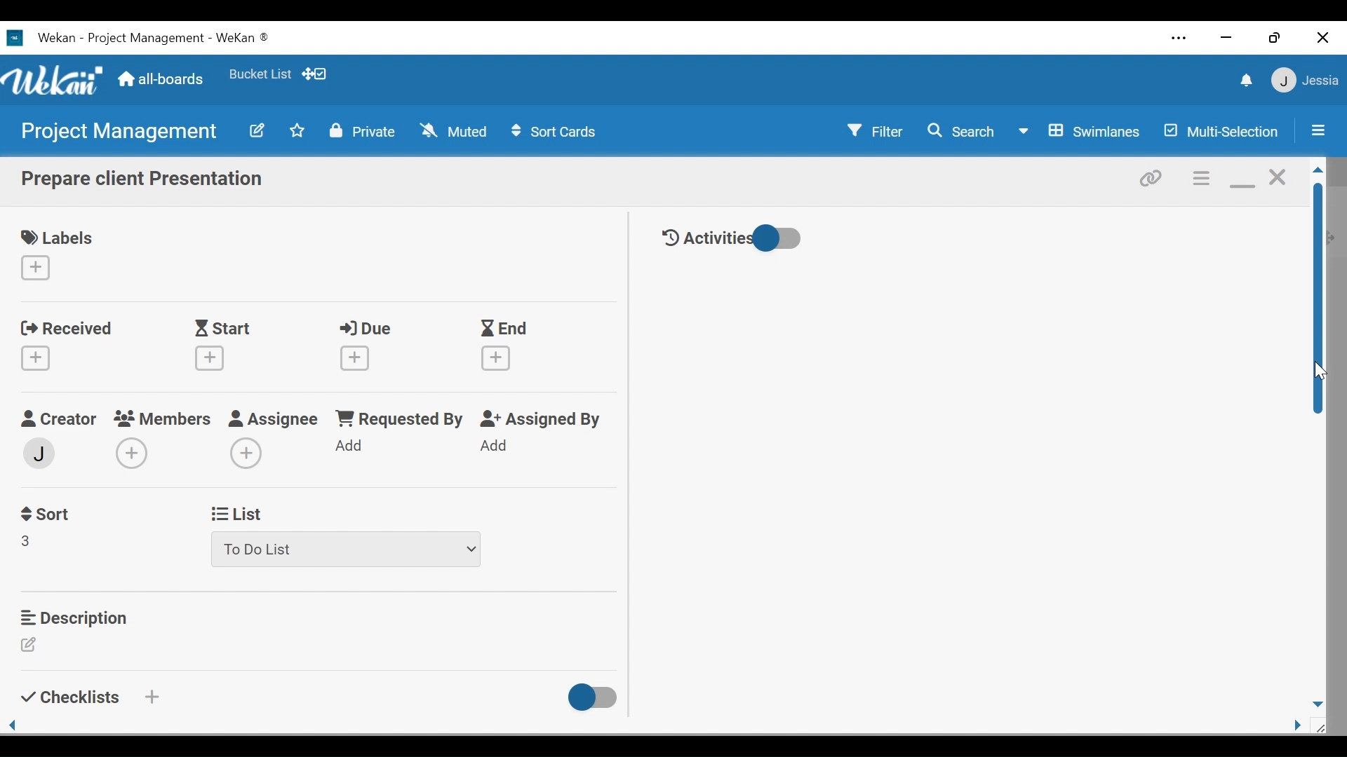 This screenshot has width=1347, height=757. Describe the element at coordinates (1318, 371) in the screenshot. I see `cursor` at that location.